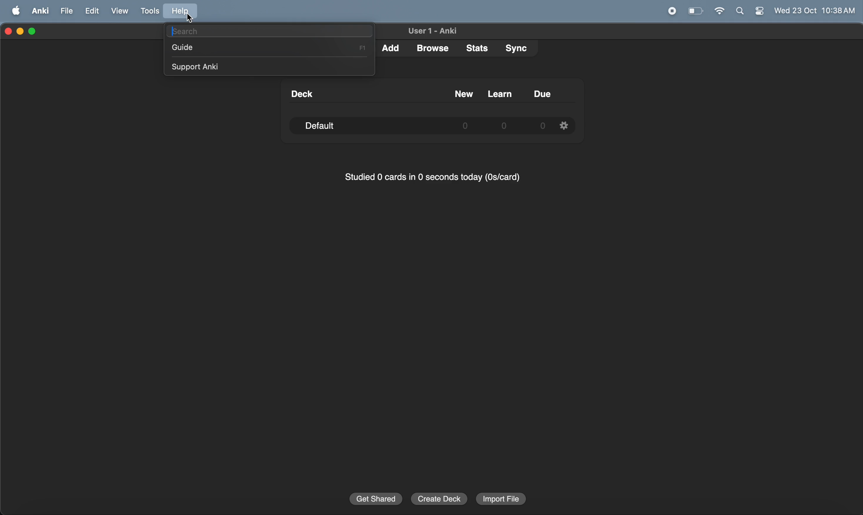 The image size is (863, 515). Describe the element at coordinates (432, 31) in the screenshot. I see `uer title anki` at that location.